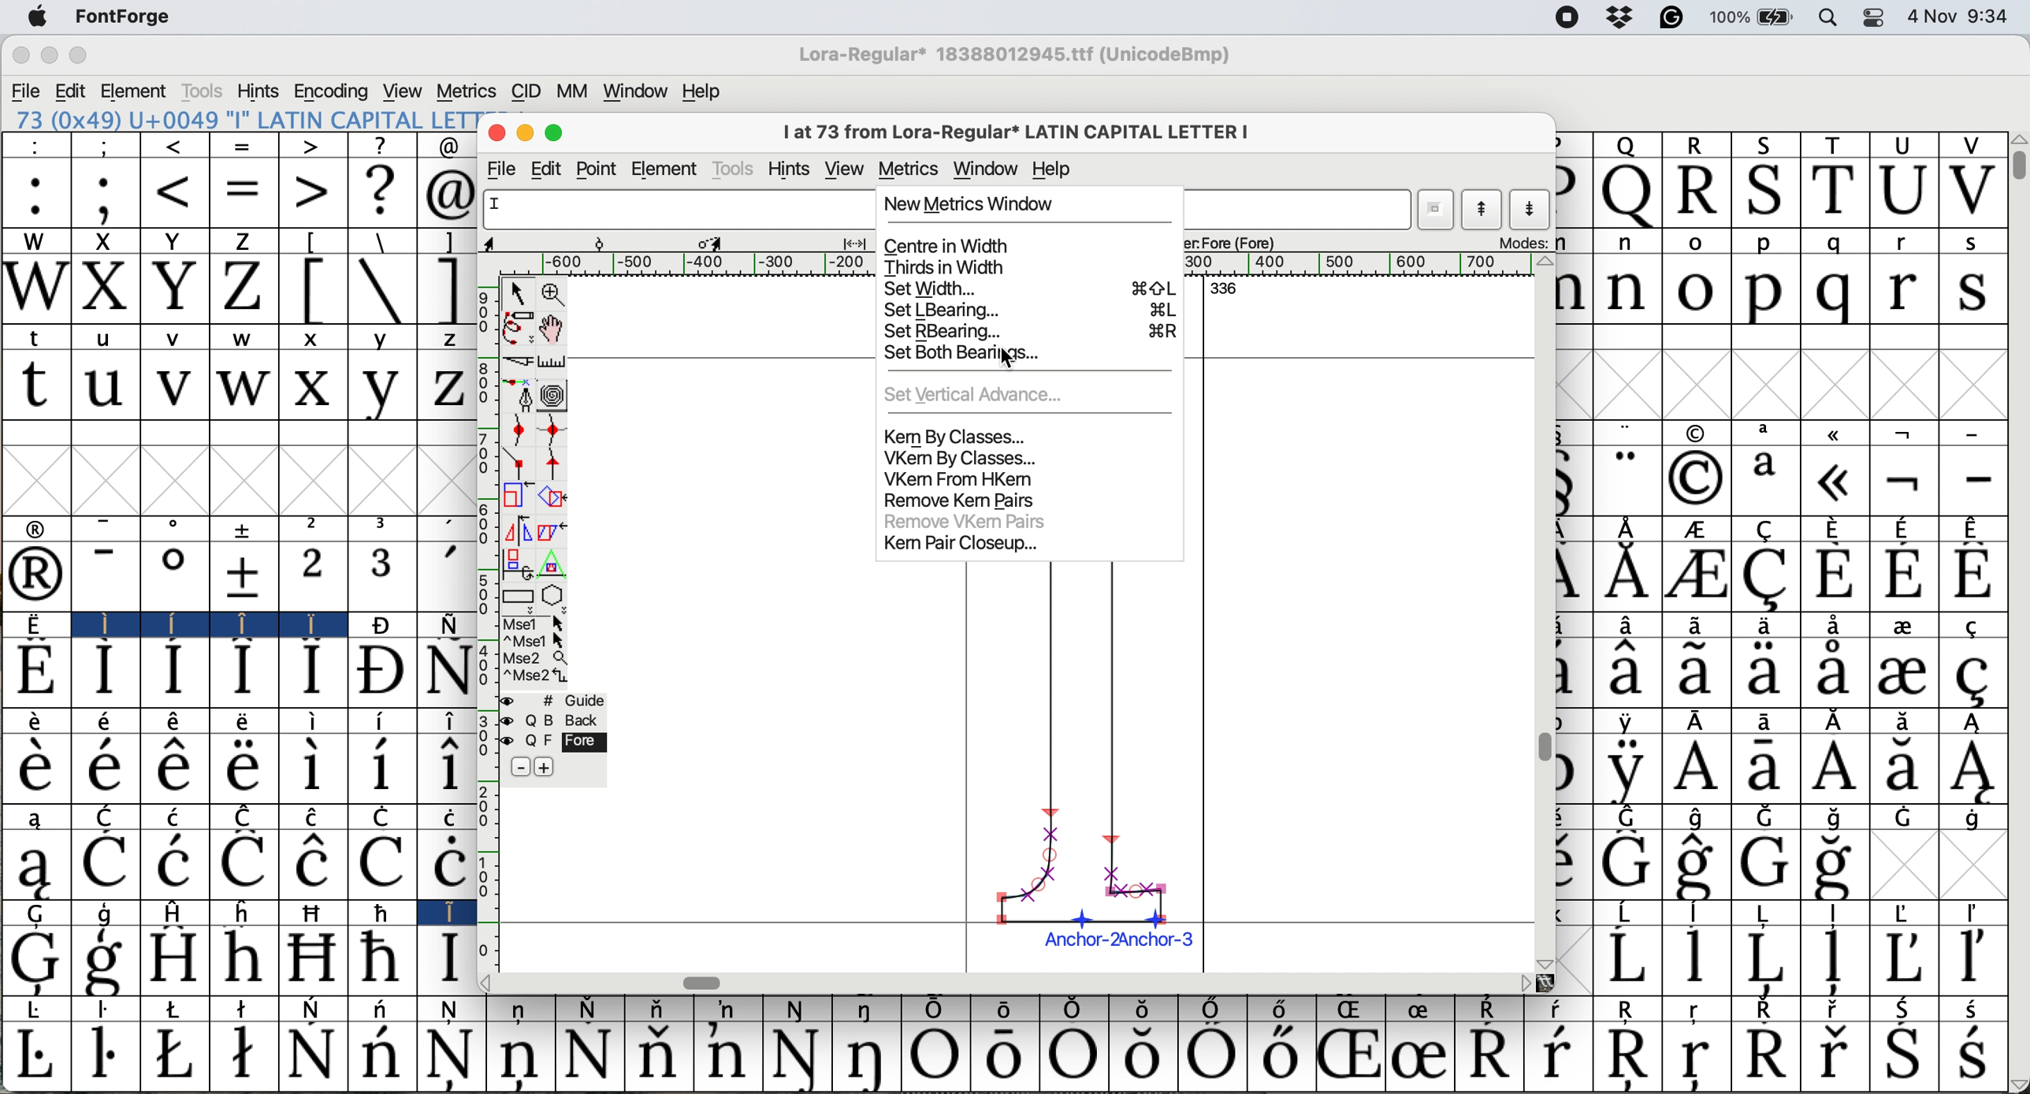  I want to click on v, so click(174, 387).